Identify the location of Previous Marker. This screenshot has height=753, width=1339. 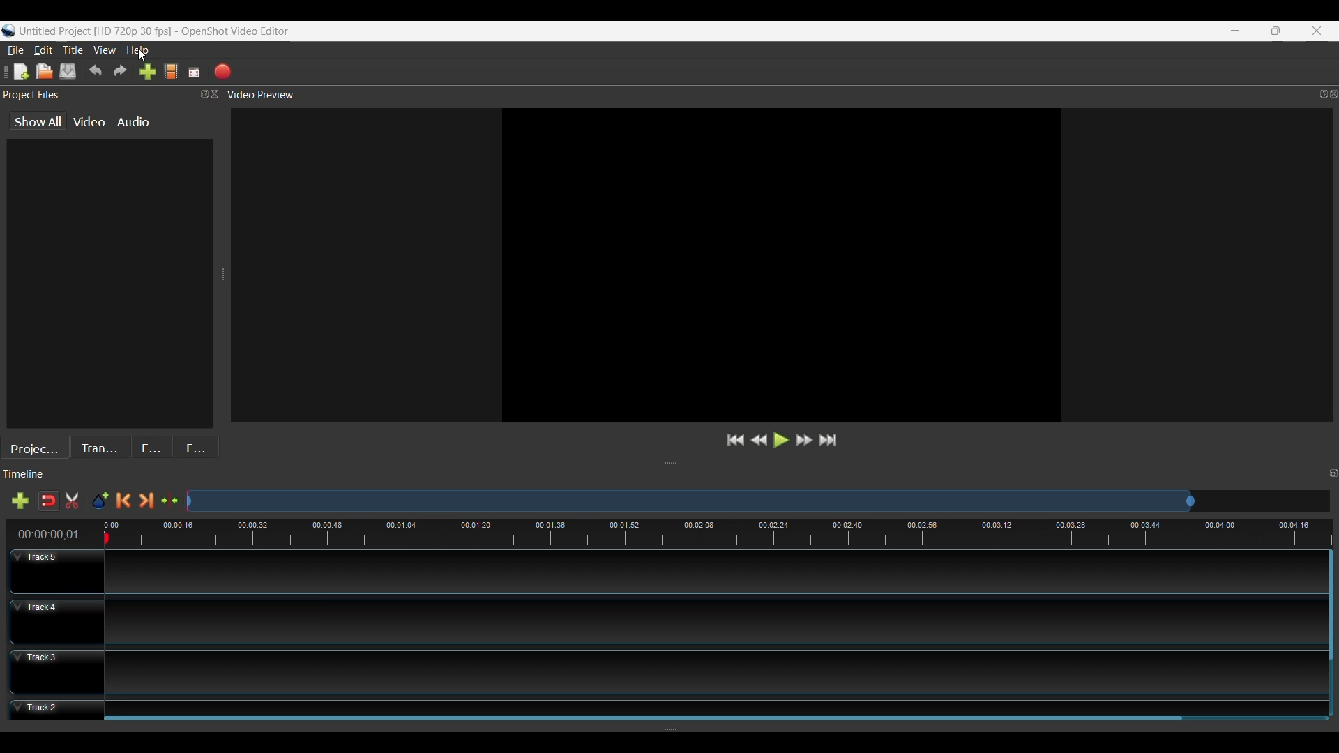
(123, 501).